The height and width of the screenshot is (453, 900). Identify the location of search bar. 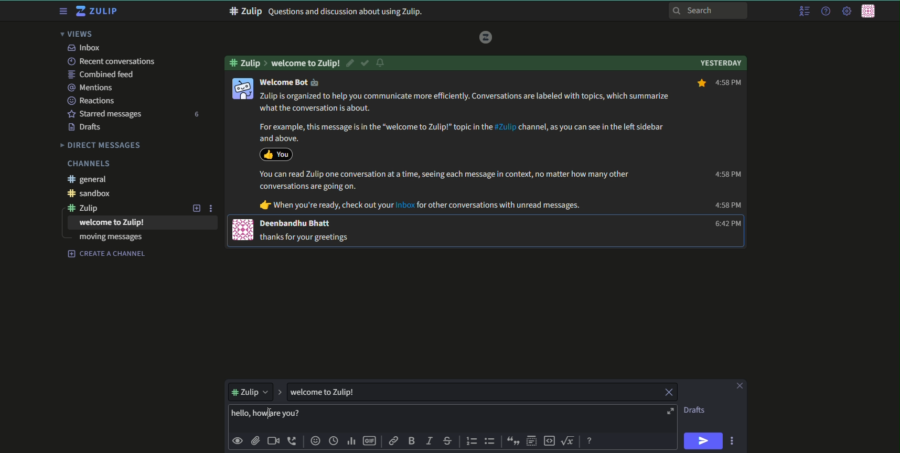
(709, 10).